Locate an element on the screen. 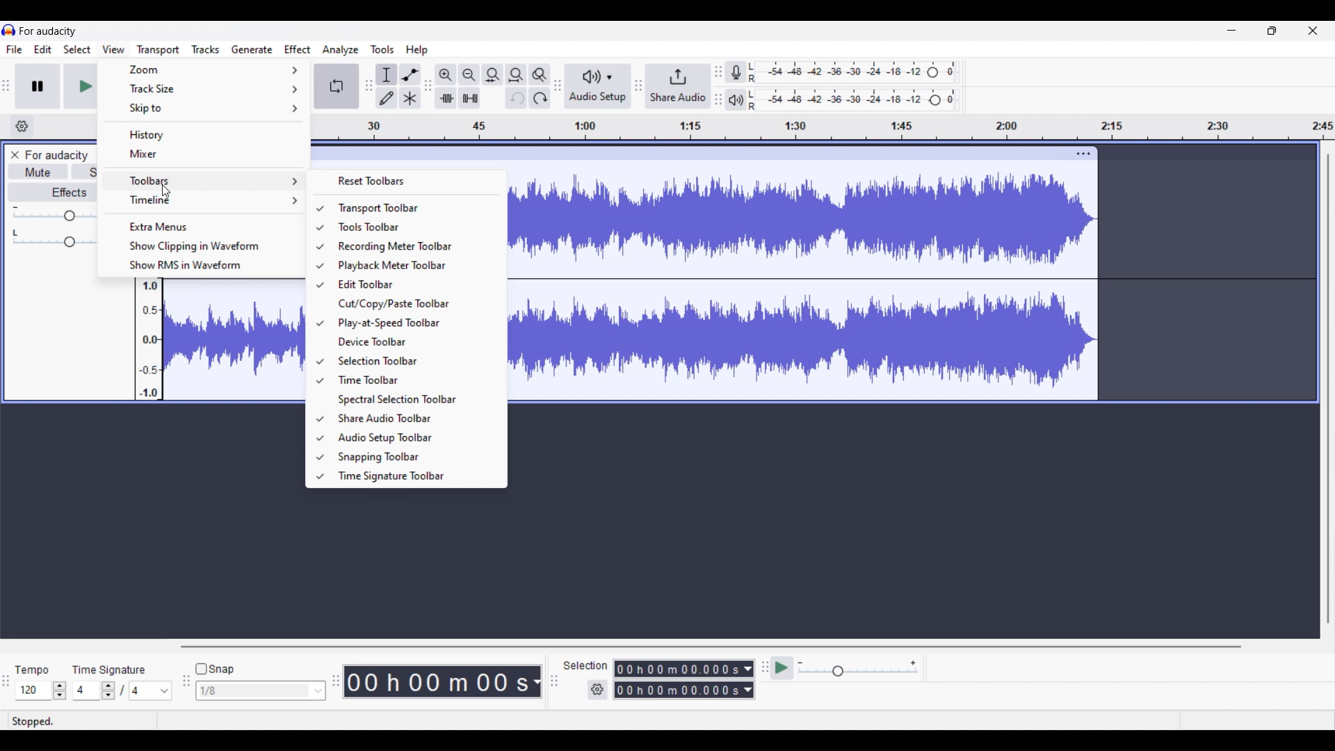  for audacity is located at coordinates (57, 156).